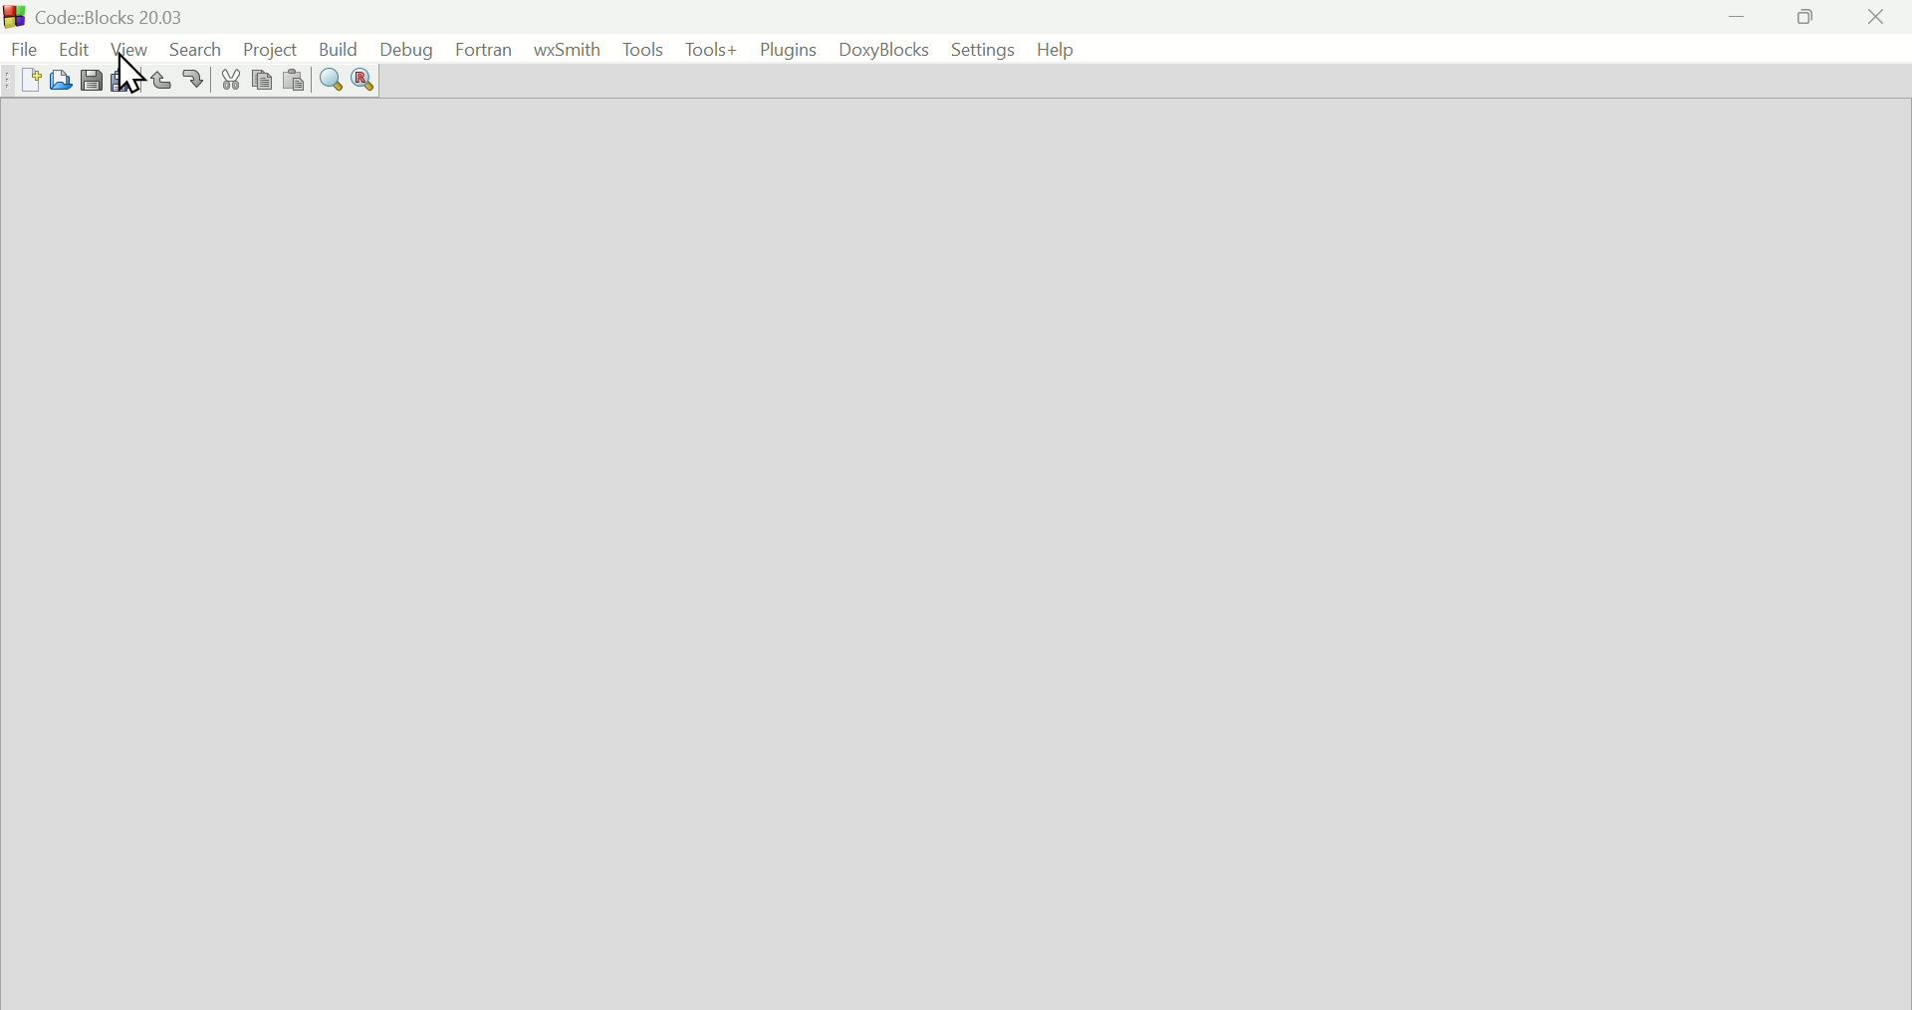 The height and width of the screenshot is (1010, 1912). I want to click on DoxyBlocks, so click(878, 49).